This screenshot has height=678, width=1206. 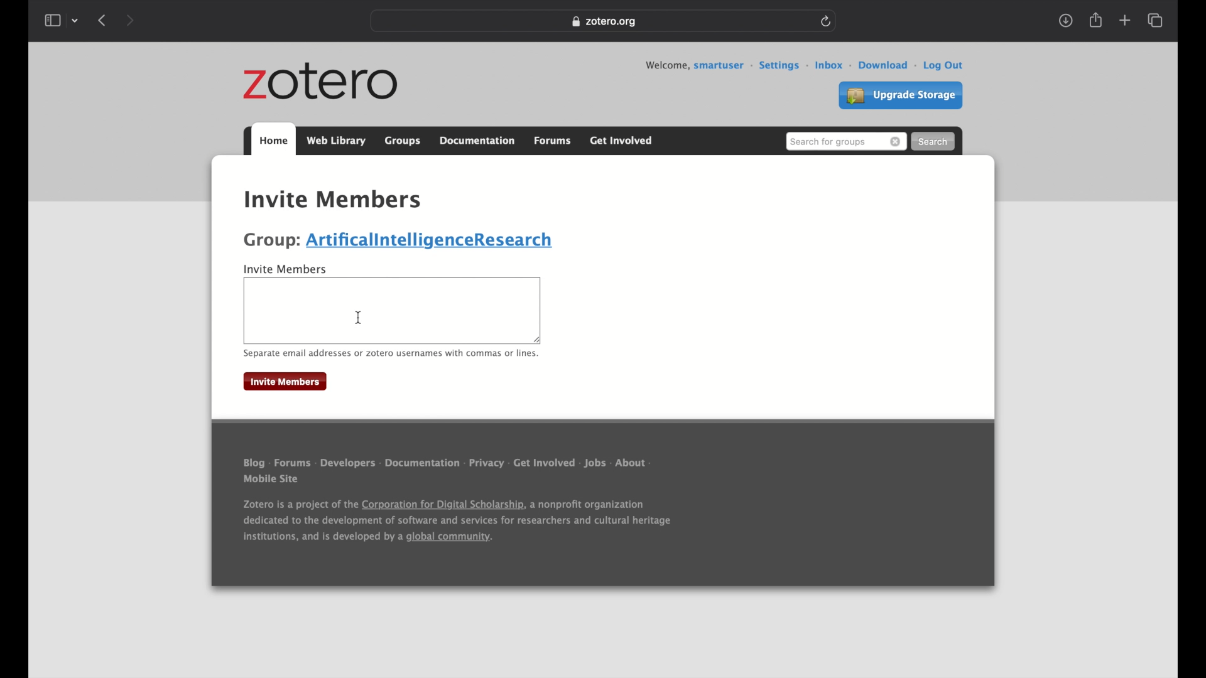 I want to click on textbox boundary, so click(x=541, y=309).